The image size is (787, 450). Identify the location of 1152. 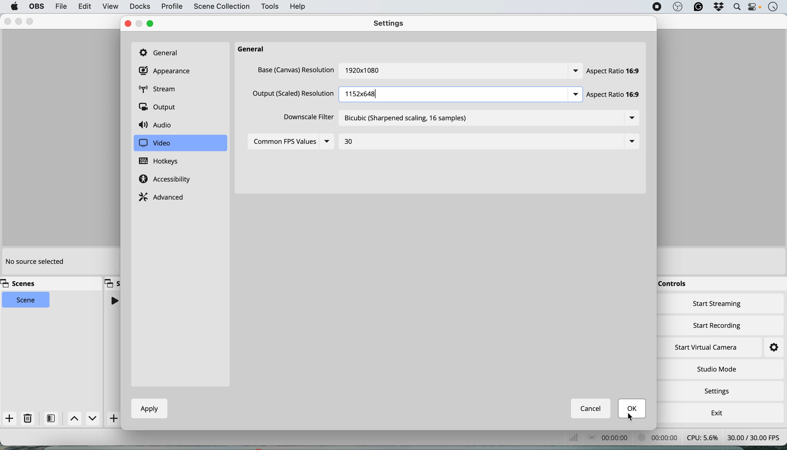
(361, 96).